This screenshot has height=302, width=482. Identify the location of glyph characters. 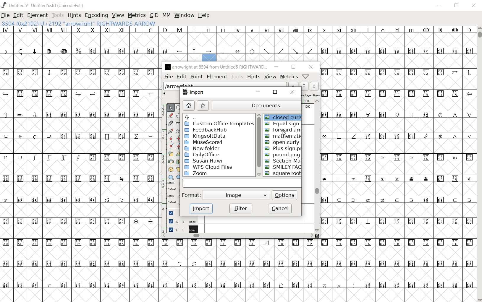
(347, 43).